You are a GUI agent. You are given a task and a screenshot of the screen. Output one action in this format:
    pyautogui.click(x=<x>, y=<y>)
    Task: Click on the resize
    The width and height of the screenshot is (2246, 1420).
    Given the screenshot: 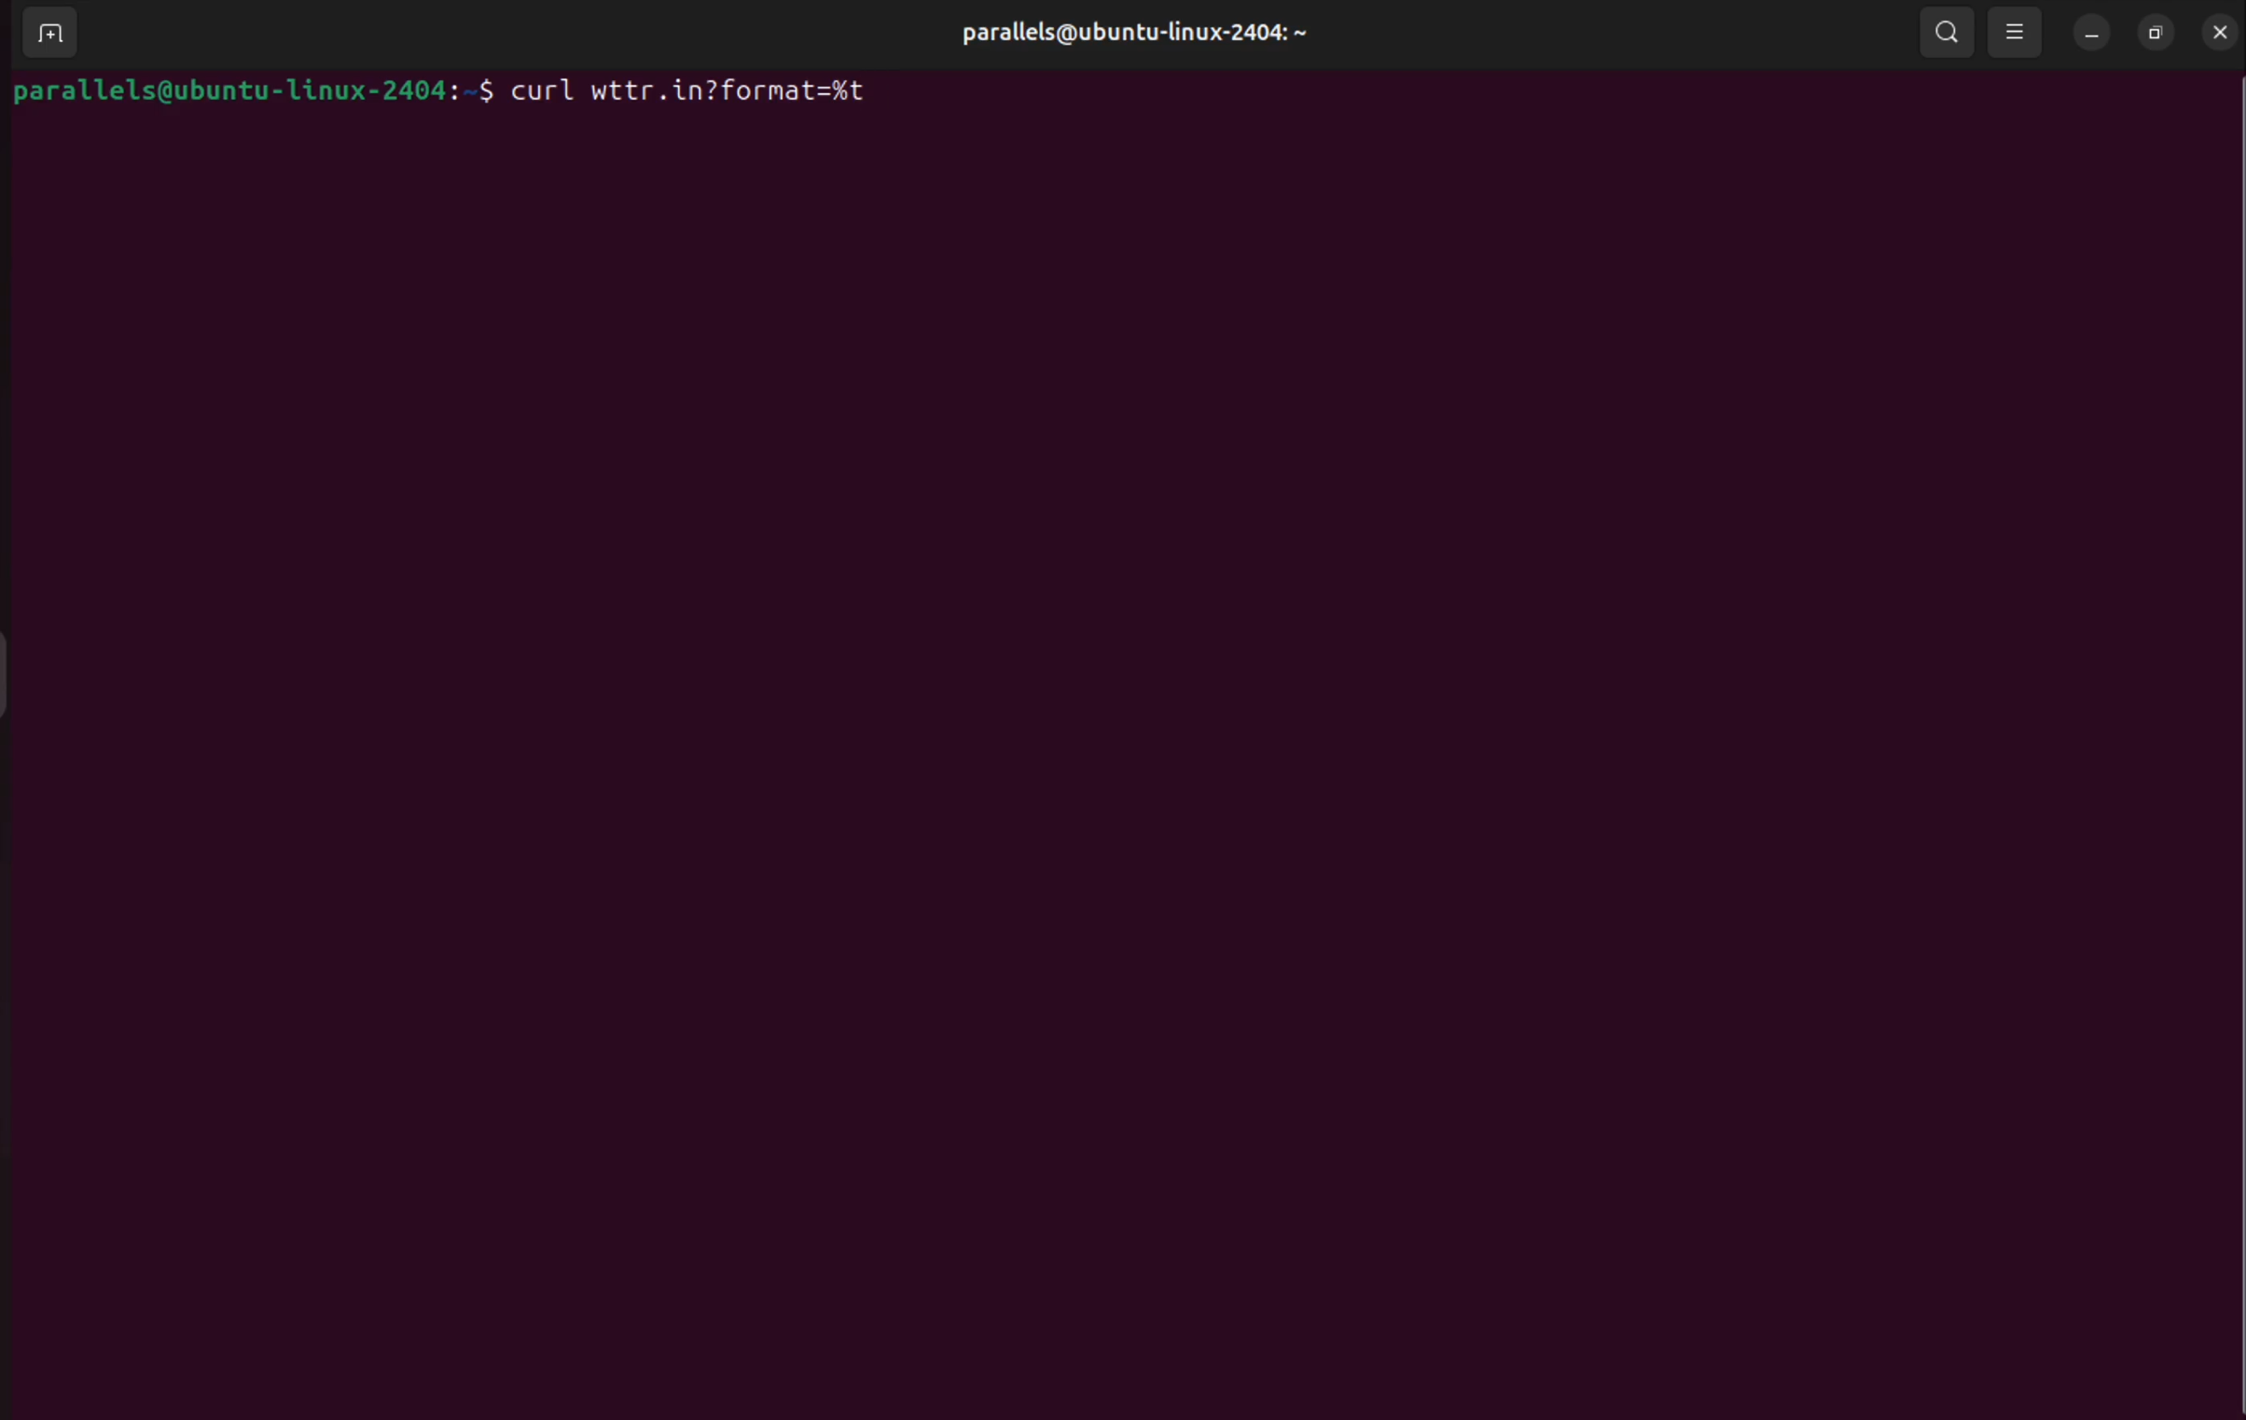 What is the action you would take?
    pyautogui.click(x=2154, y=30)
    